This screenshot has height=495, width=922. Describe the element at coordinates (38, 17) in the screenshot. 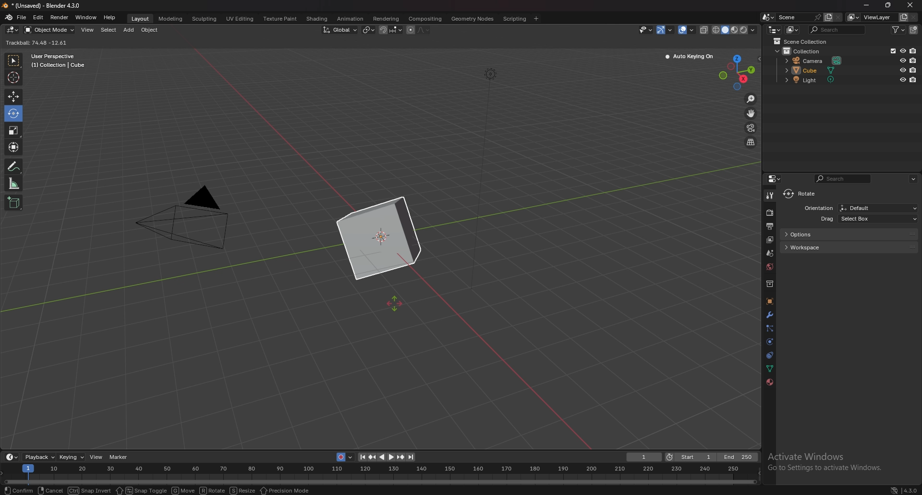

I see `edit` at that location.